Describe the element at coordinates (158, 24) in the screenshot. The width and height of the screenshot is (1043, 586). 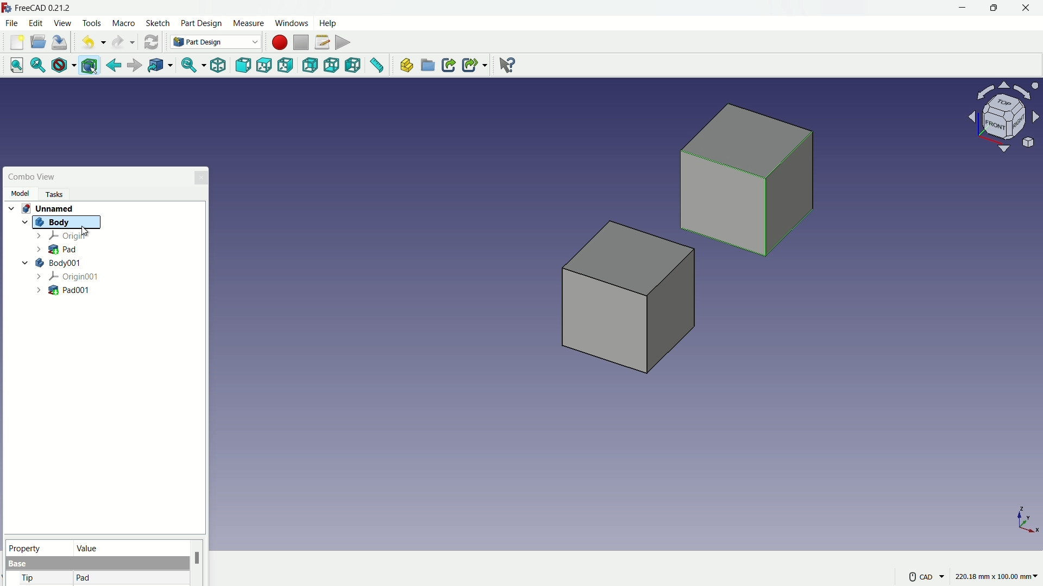
I see `sketch` at that location.